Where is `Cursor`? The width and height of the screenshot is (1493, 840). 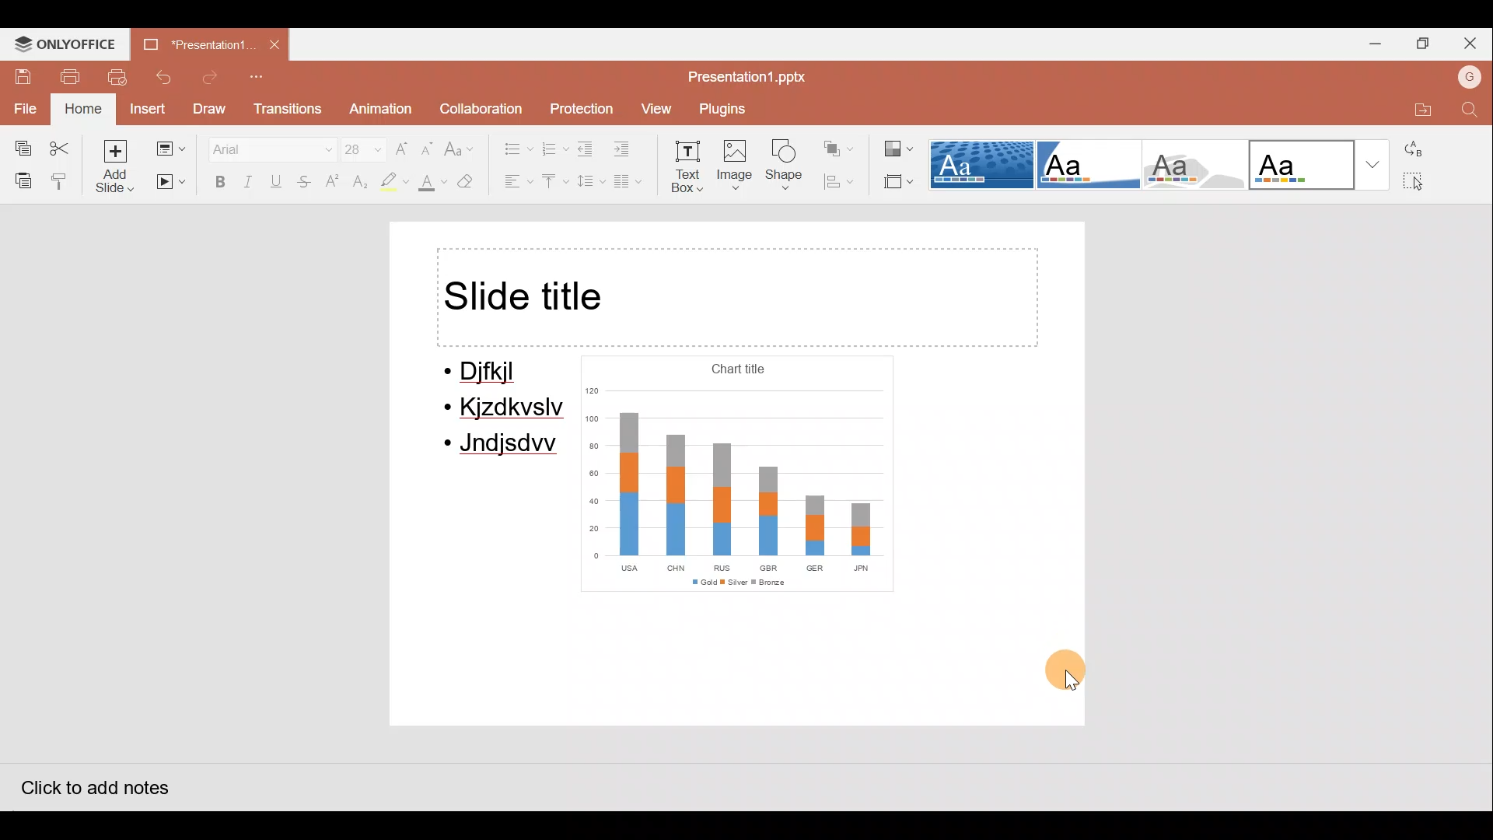 Cursor is located at coordinates (1075, 681).